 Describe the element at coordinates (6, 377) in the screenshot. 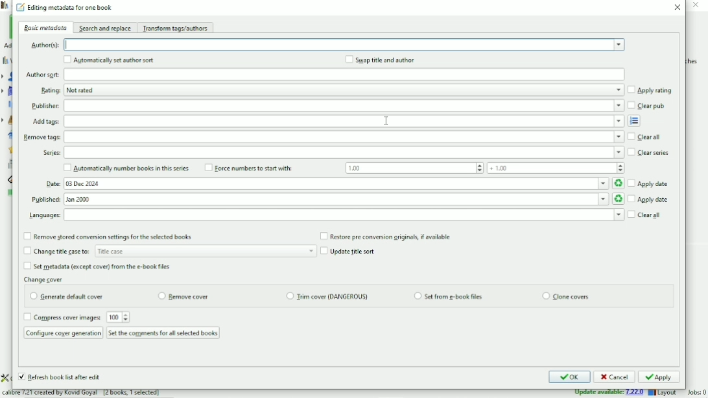

I see `configure` at that location.